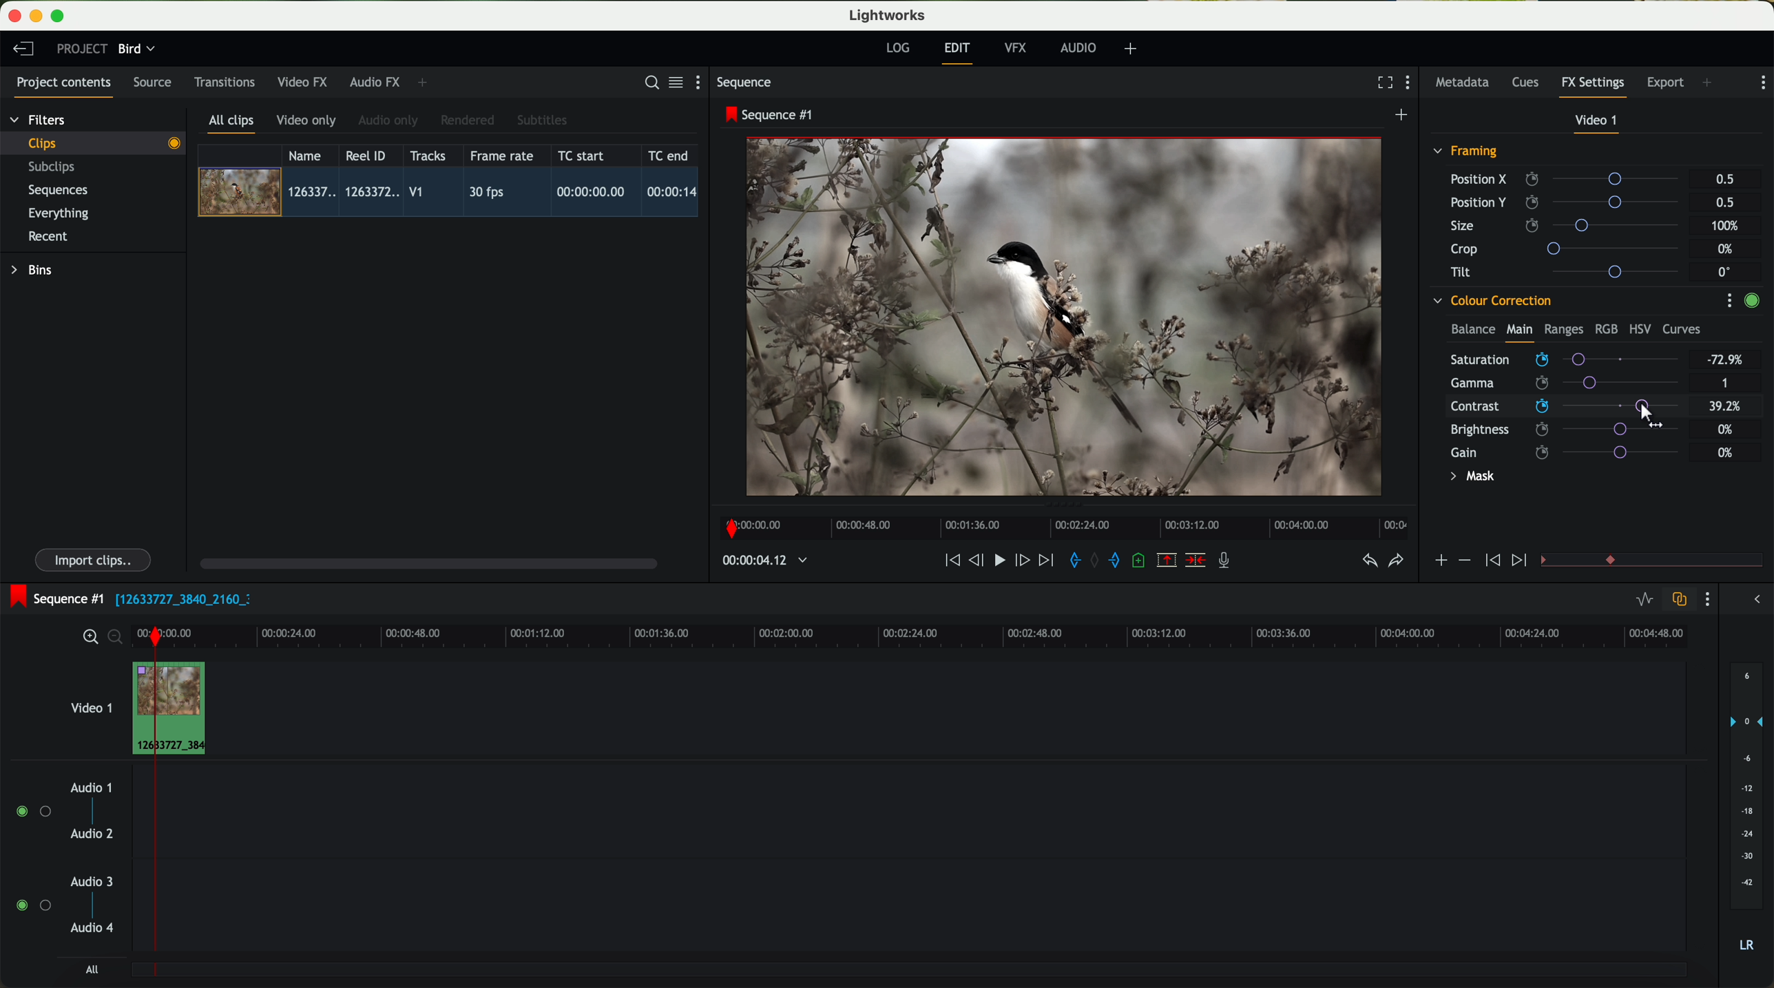 Image resolution: width=1774 pixels, height=988 pixels. I want to click on bird, so click(136, 50).